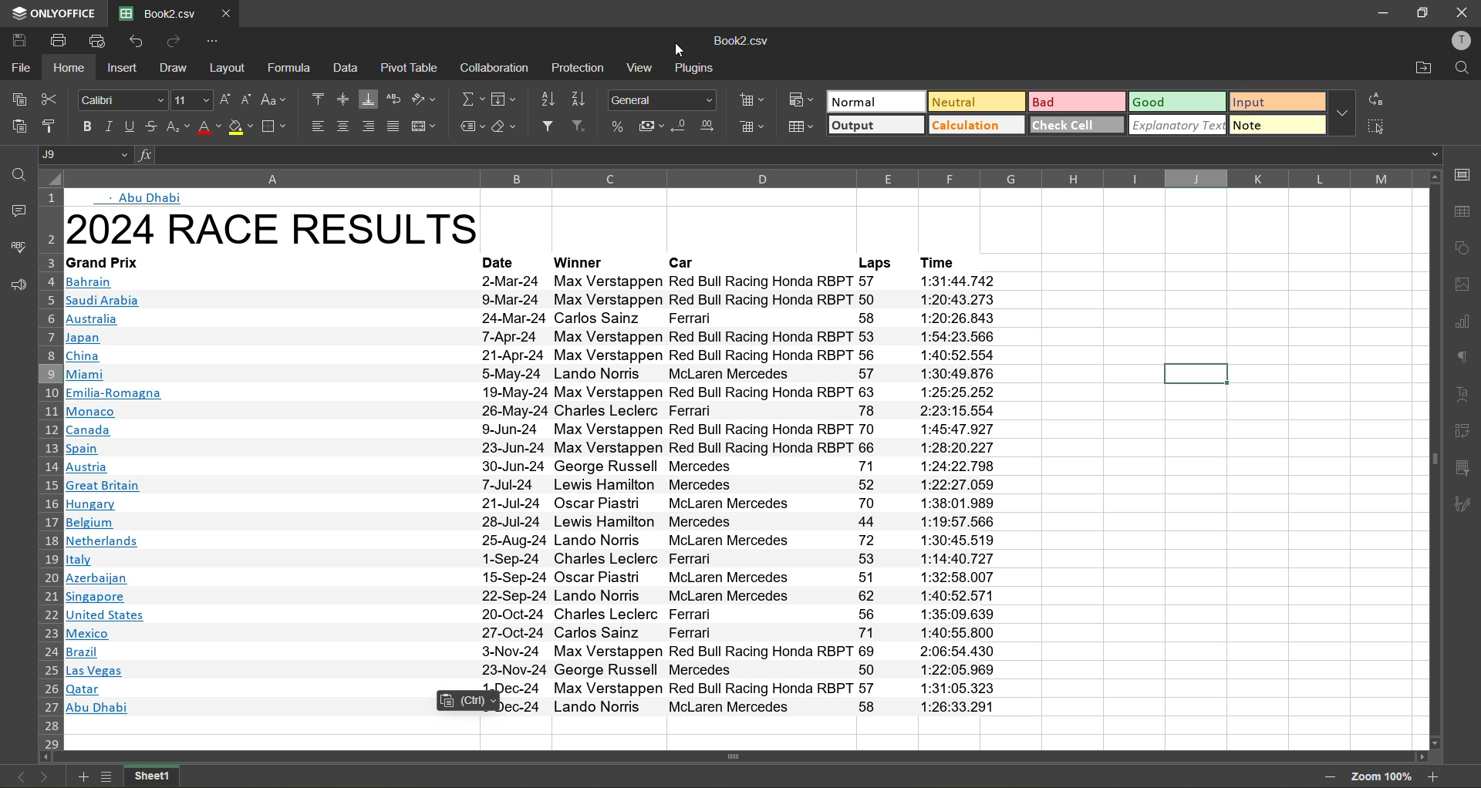 The width and height of the screenshot is (1481, 788). I want to click on laps, so click(879, 261).